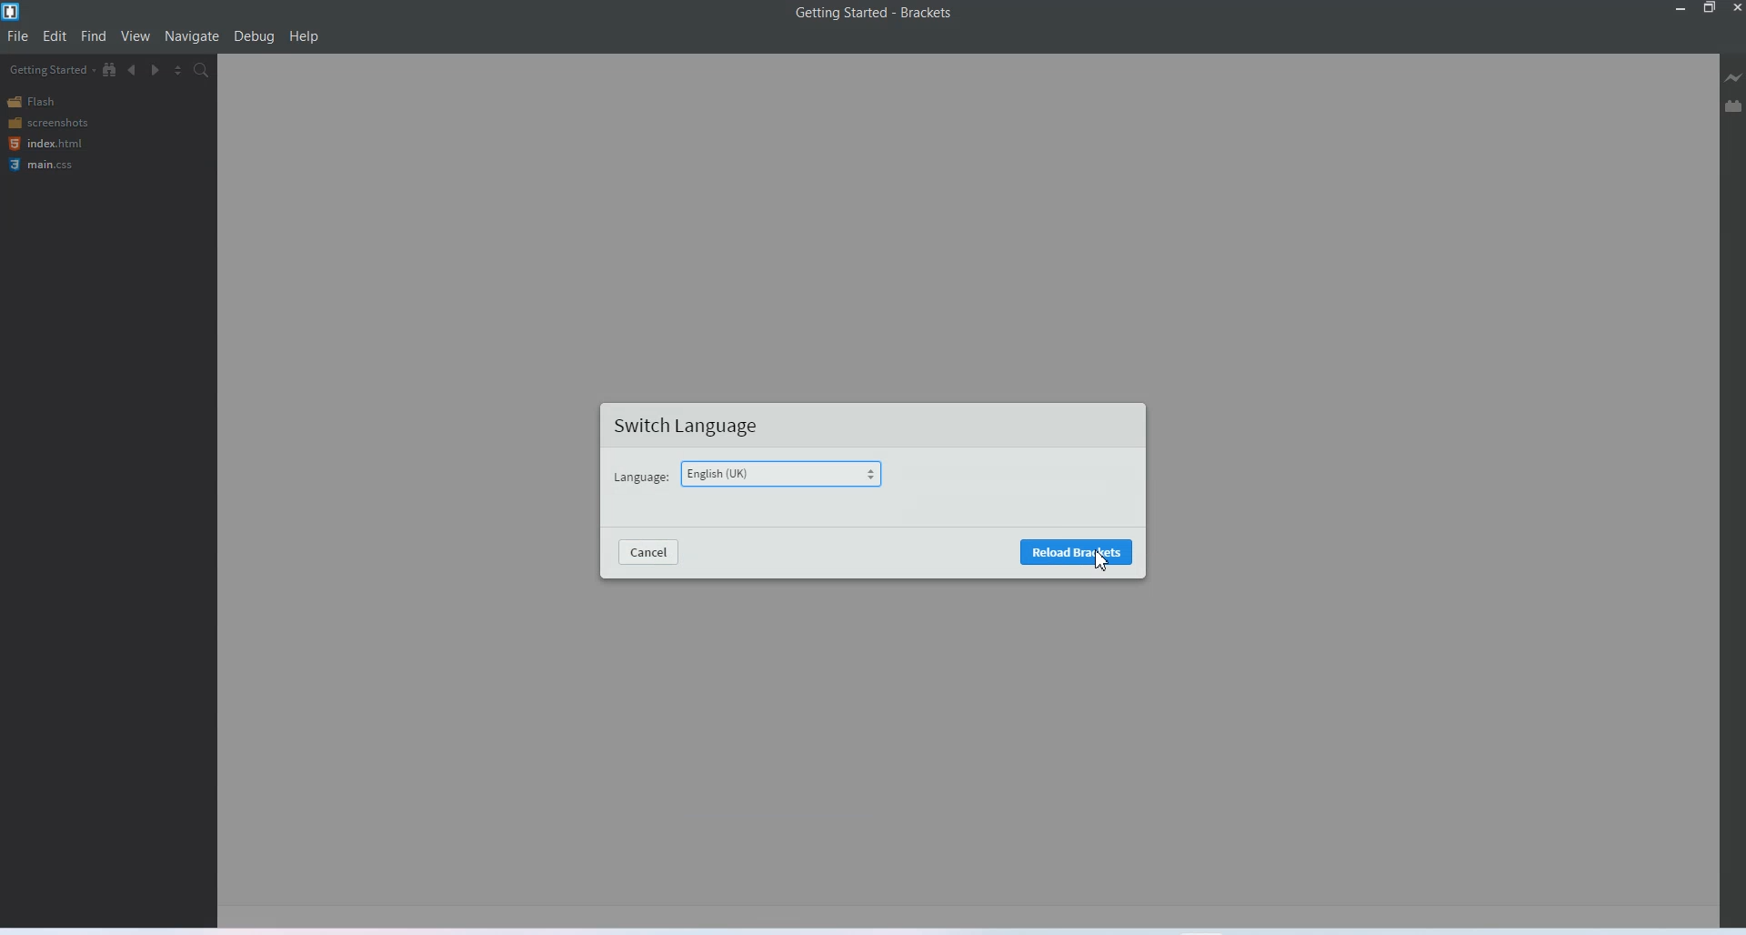 This screenshot has height=935, width=1746. What do you see at coordinates (1077, 552) in the screenshot?
I see `reload brackets` at bounding box center [1077, 552].